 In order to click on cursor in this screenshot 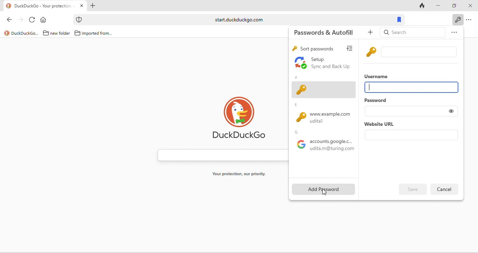, I will do `click(324, 193)`.